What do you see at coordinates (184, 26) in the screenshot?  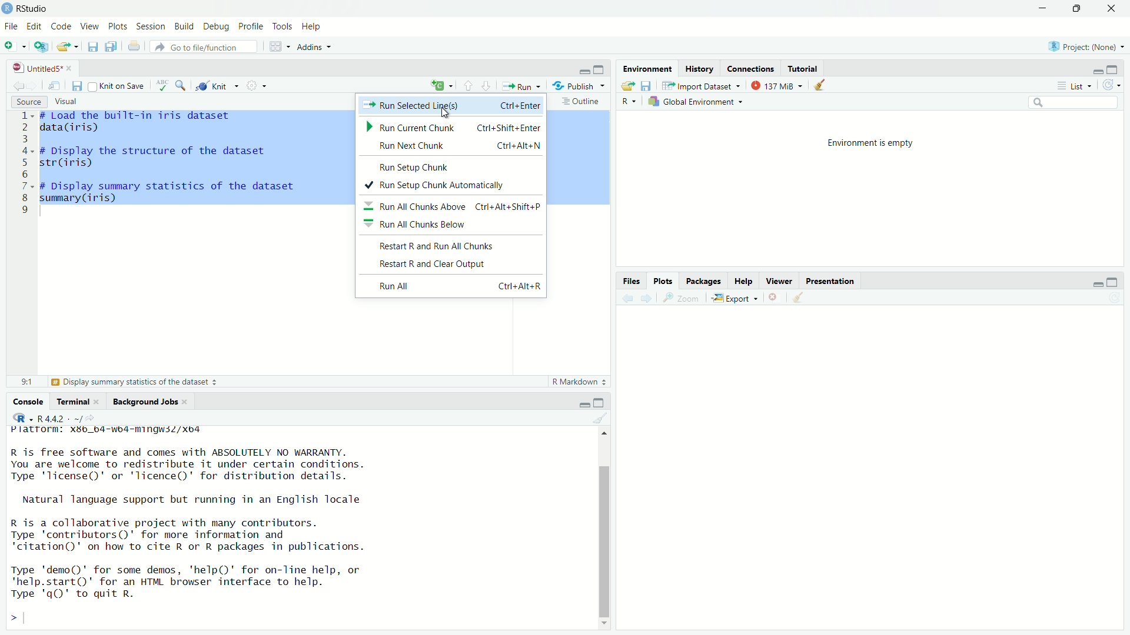 I see `Build` at bounding box center [184, 26].